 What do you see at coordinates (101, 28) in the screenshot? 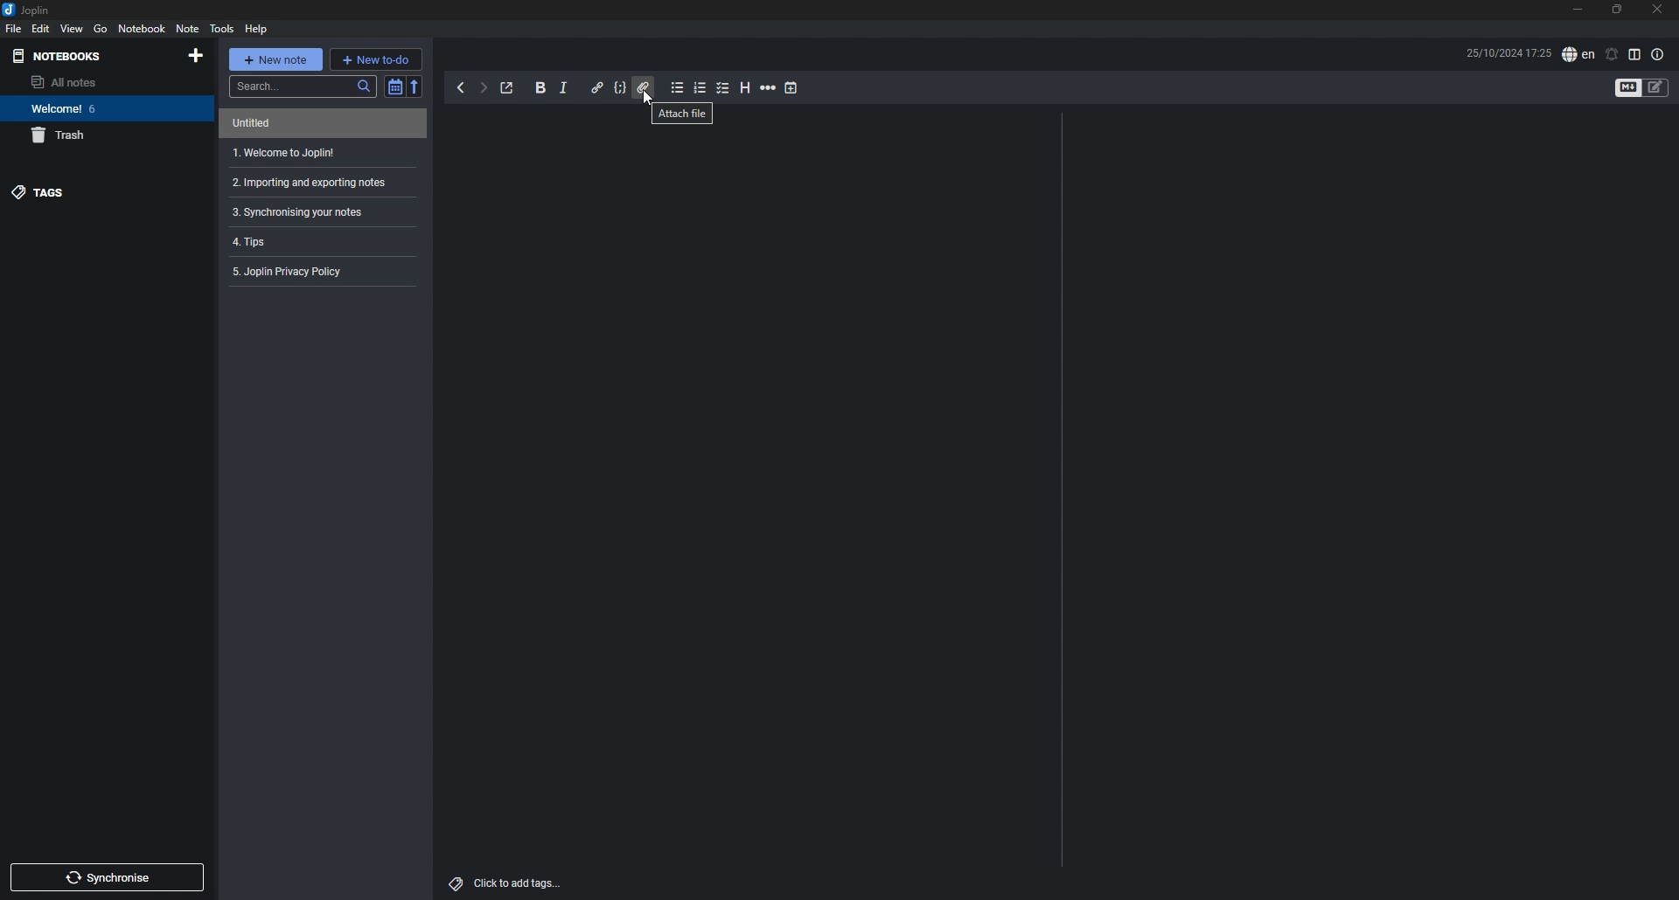
I see `go` at bounding box center [101, 28].